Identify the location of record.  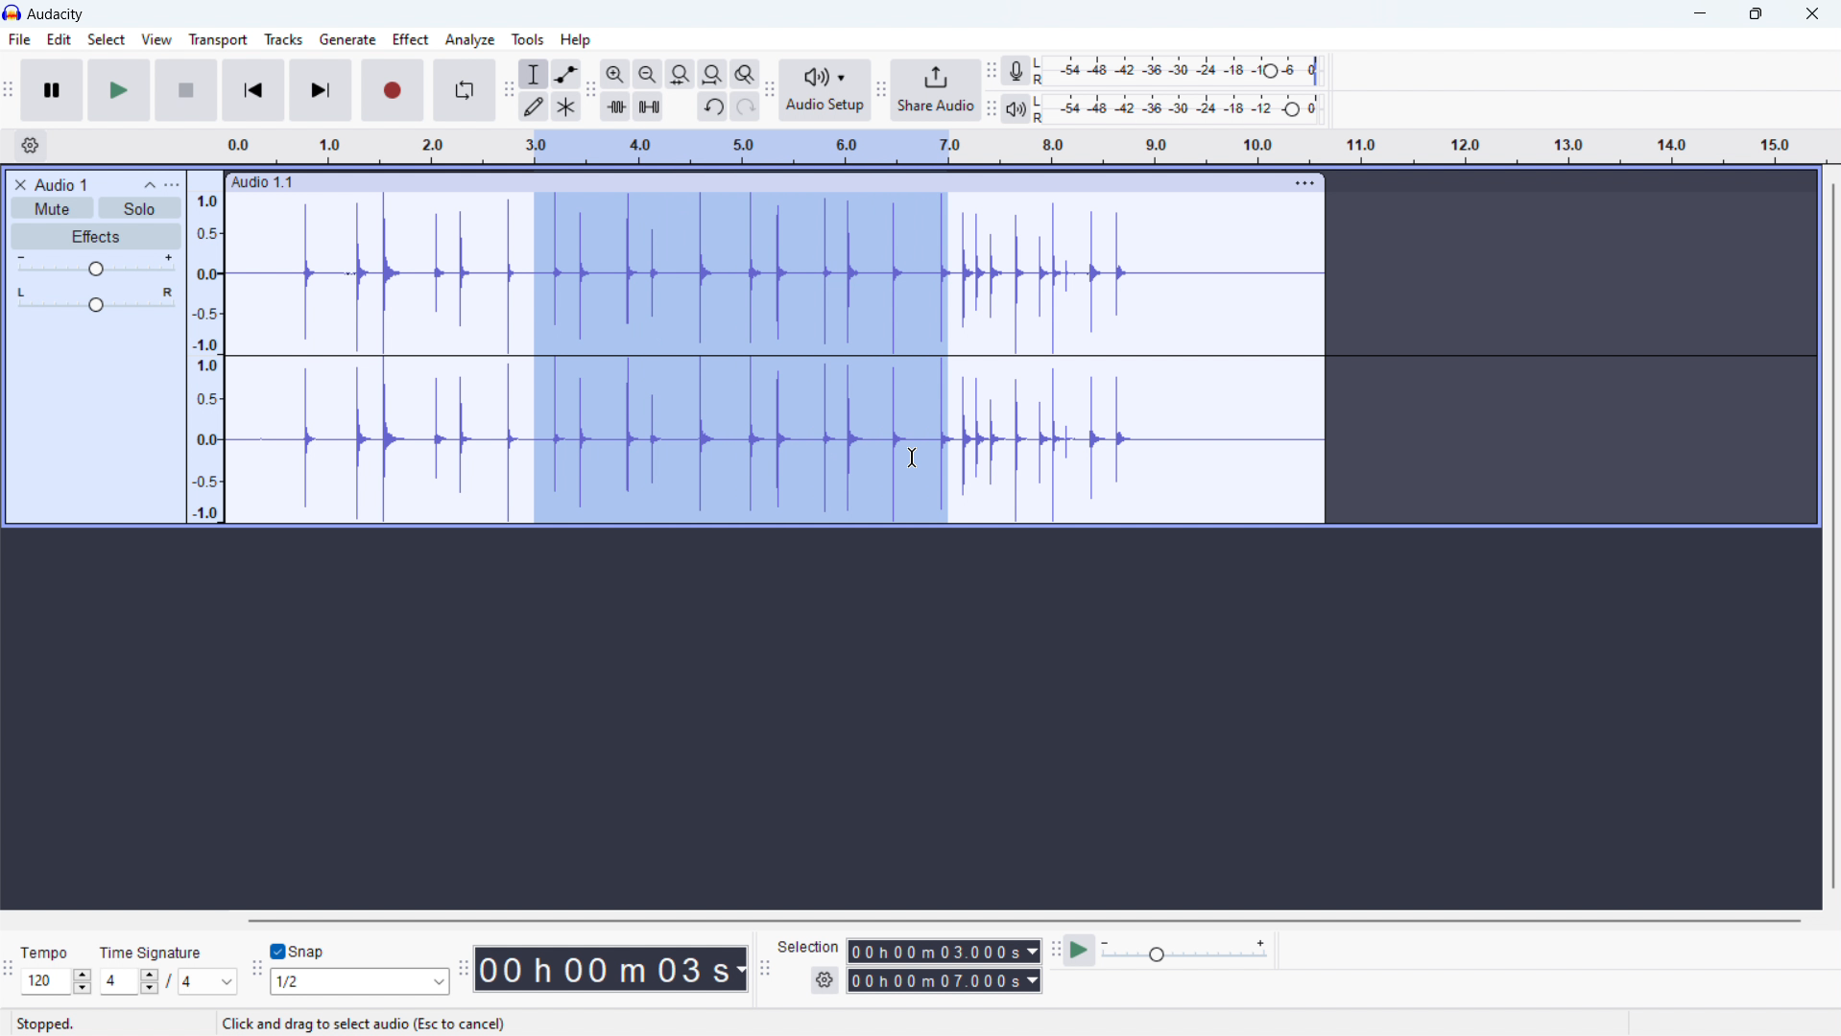
(393, 90).